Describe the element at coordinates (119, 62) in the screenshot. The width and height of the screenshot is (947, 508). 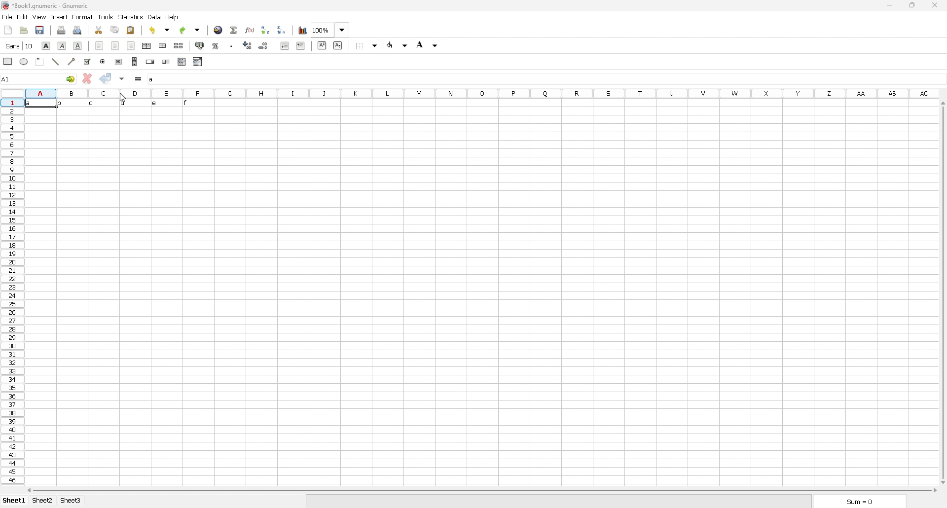
I see `button` at that location.